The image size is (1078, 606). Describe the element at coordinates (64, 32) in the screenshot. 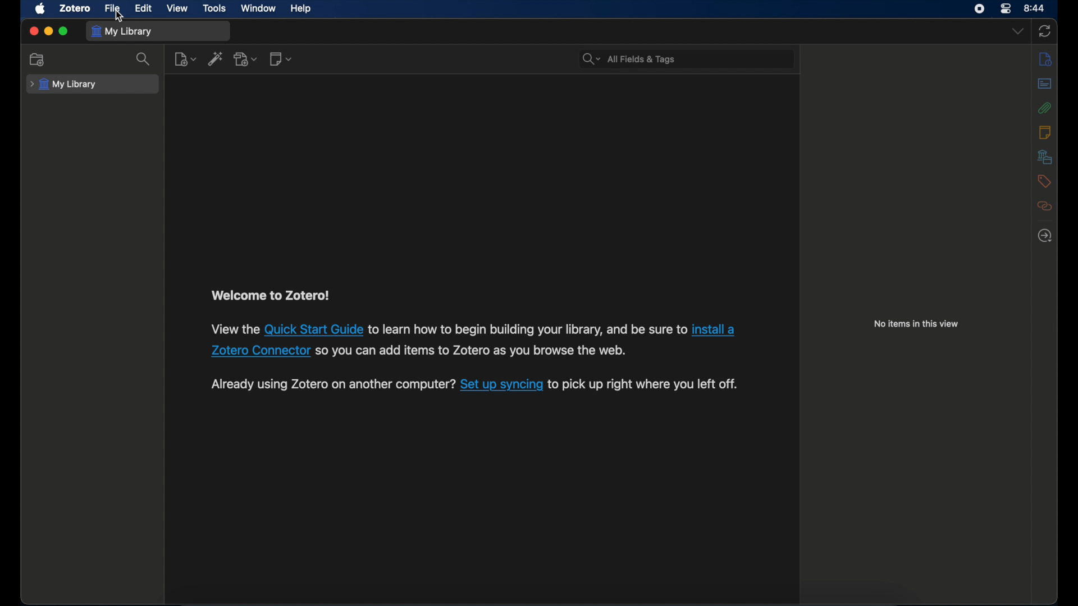

I see `maximize` at that location.